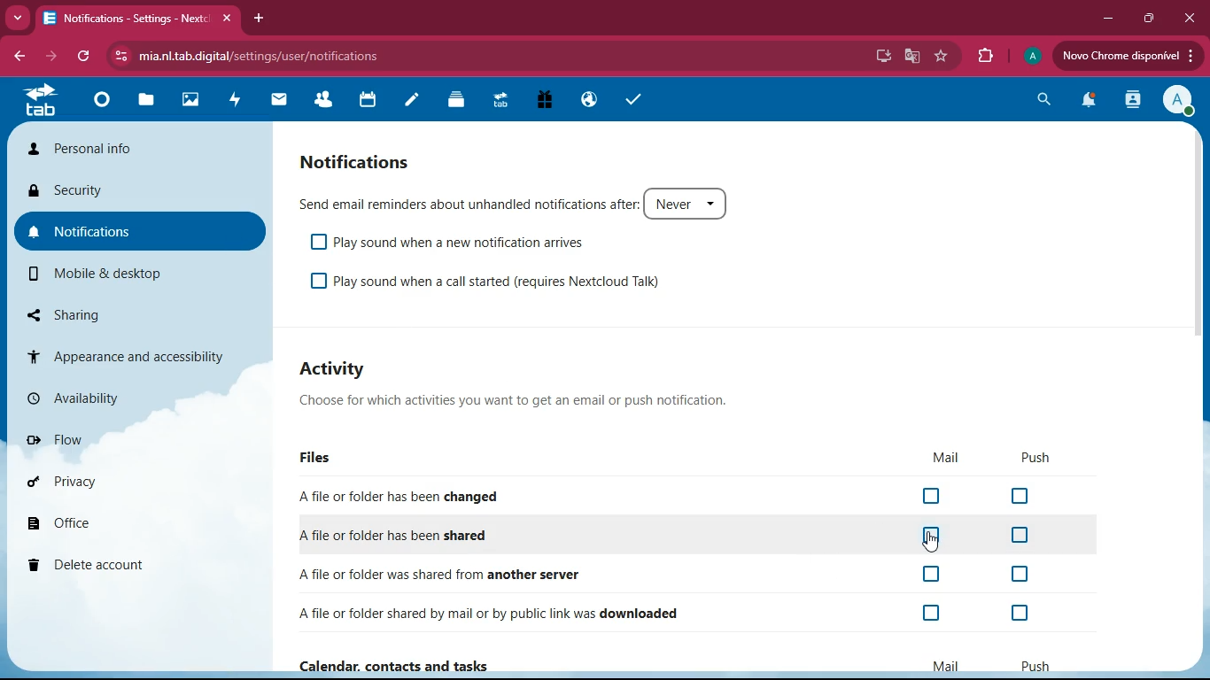 The image size is (1210, 680). I want to click on maximize, so click(1147, 19).